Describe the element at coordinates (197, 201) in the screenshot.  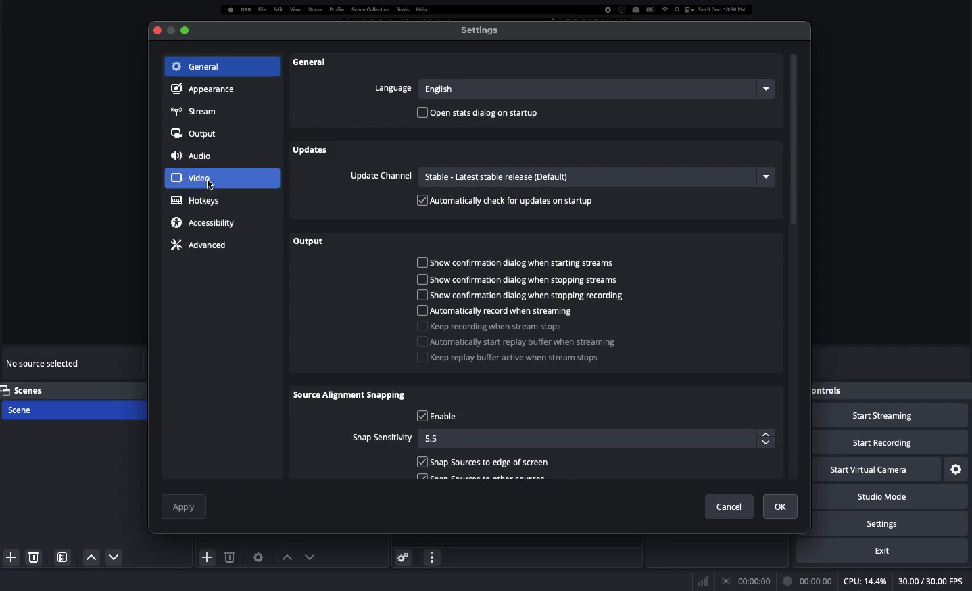
I see `Hotkeys` at that location.